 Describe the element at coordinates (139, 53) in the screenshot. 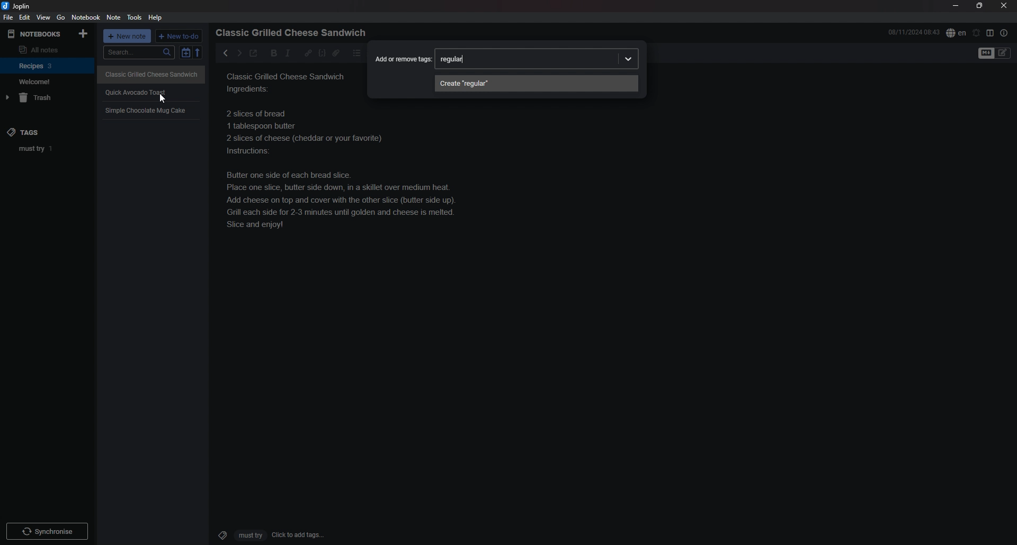

I see `search` at that location.